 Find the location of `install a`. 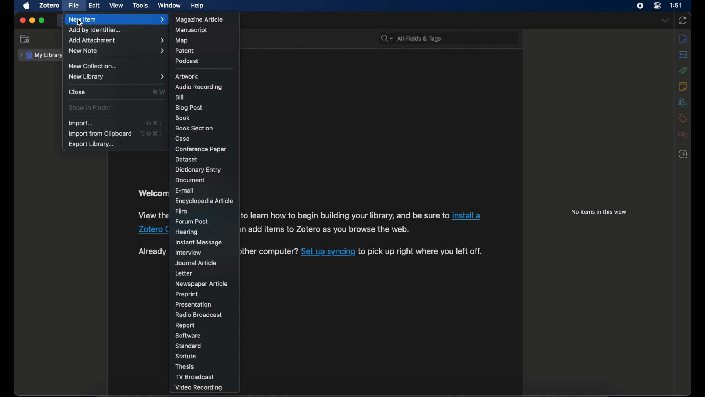

install a is located at coordinates (468, 216).